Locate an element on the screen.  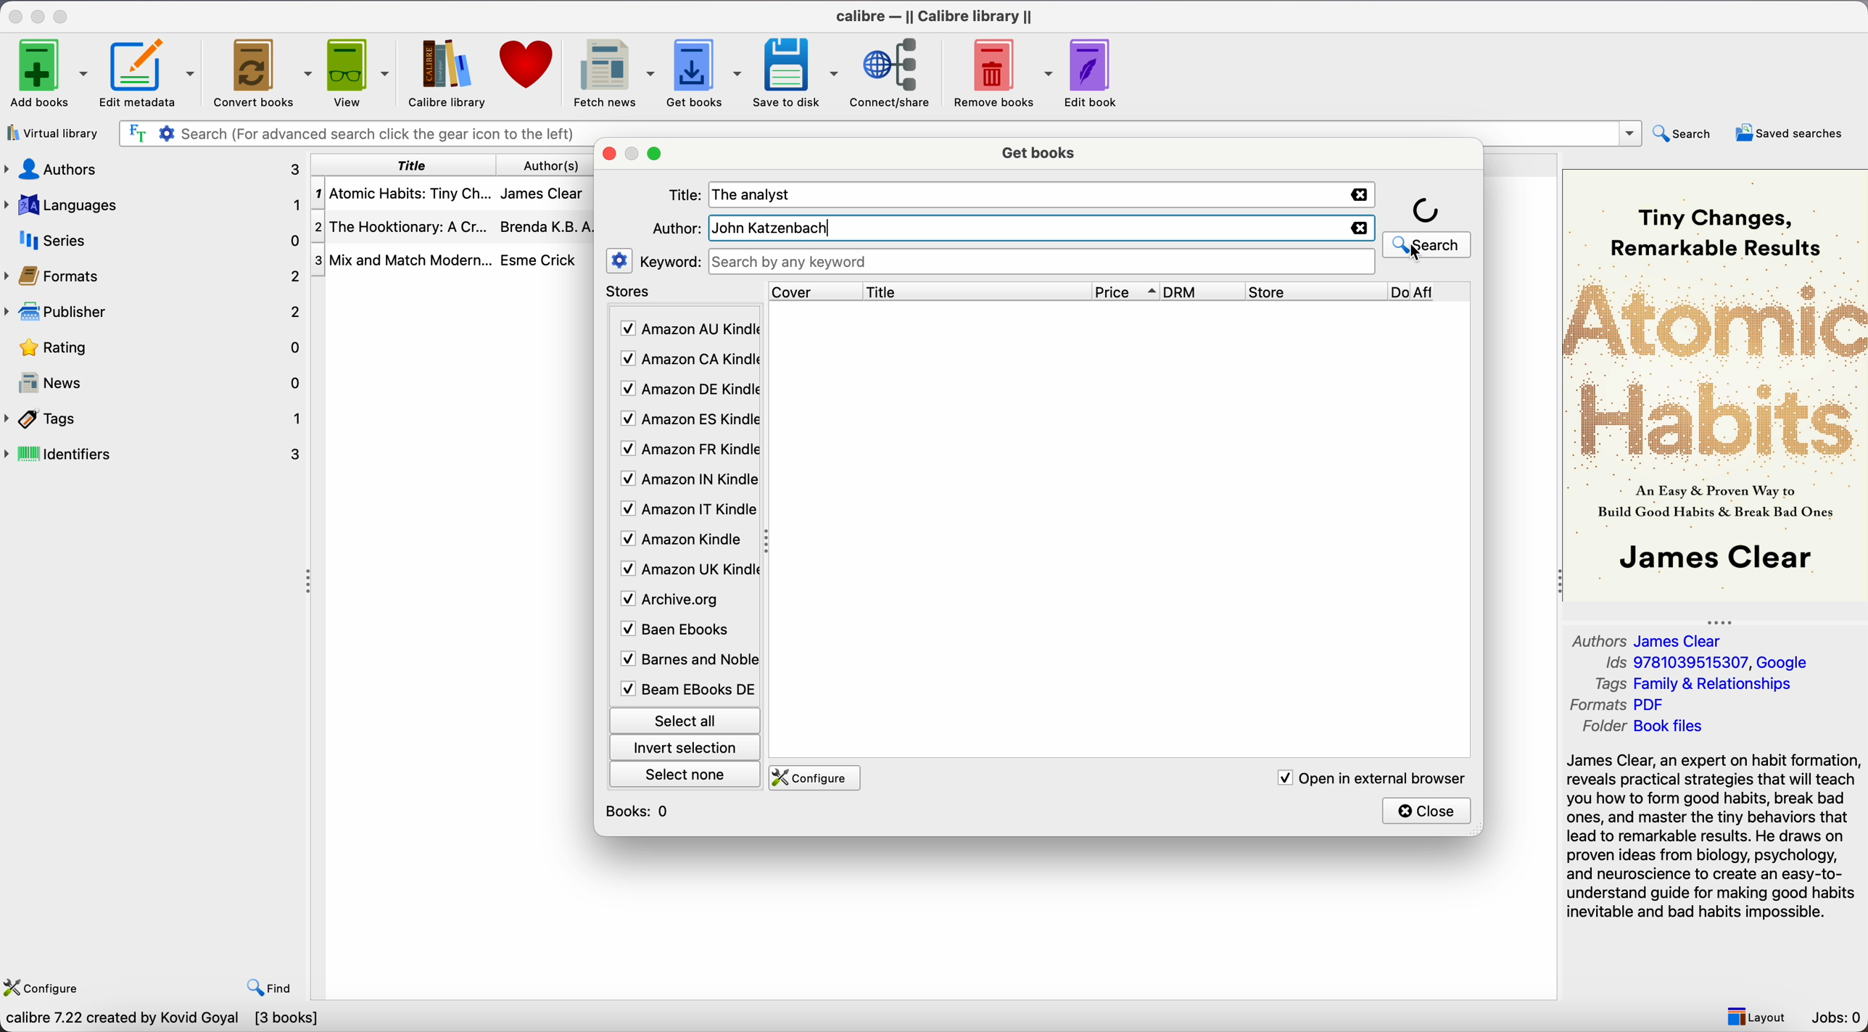
James Clear is located at coordinates (547, 197).